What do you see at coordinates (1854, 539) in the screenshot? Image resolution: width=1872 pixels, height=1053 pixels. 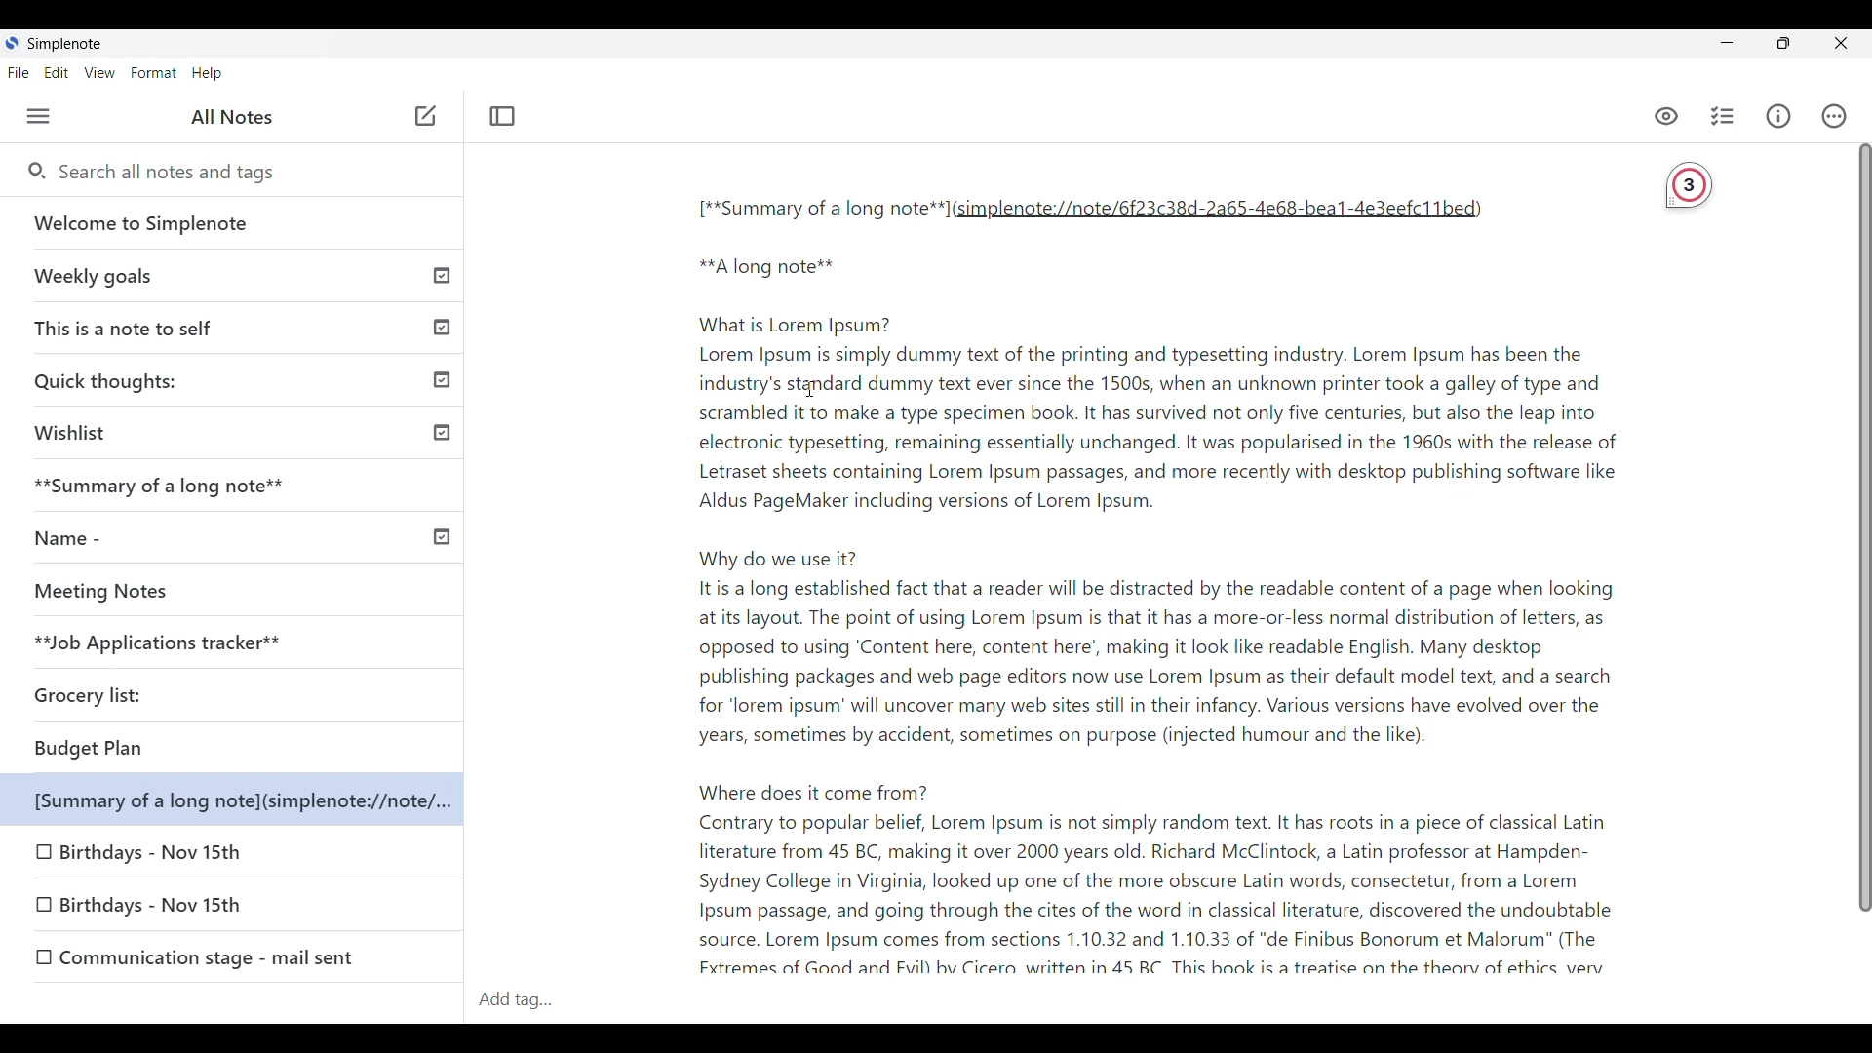 I see `Vertical scroll bar` at bounding box center [1854, 539].